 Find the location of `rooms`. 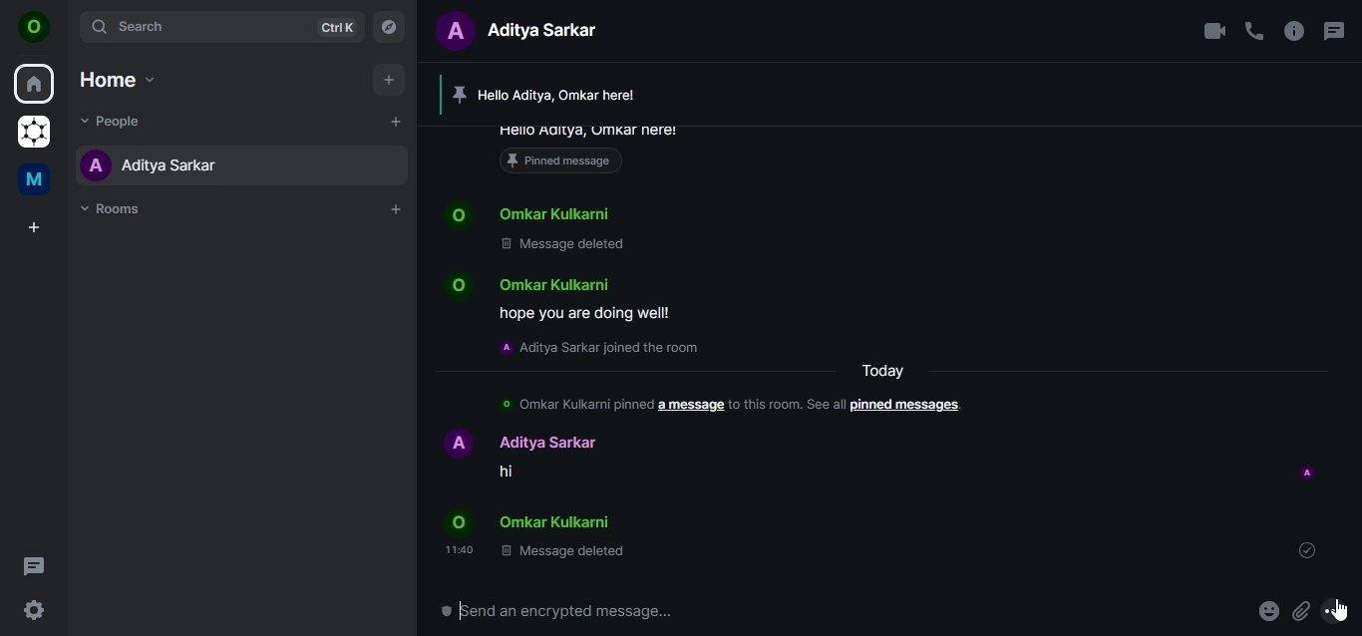

rooms is located at coordinates (117, 209).